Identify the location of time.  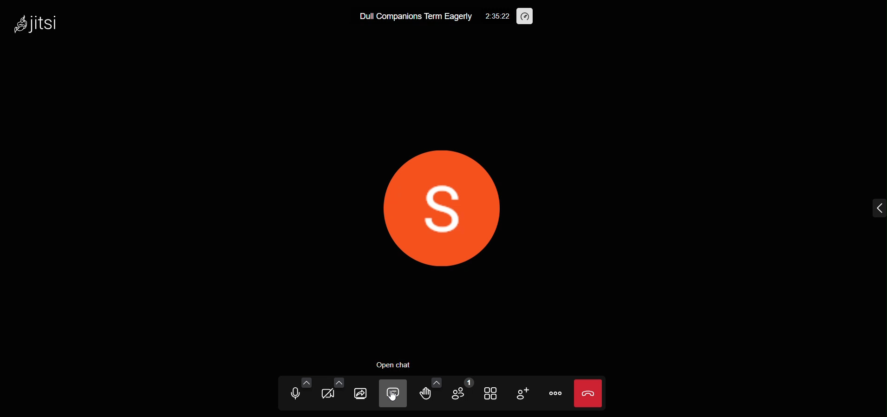
(497, 15).